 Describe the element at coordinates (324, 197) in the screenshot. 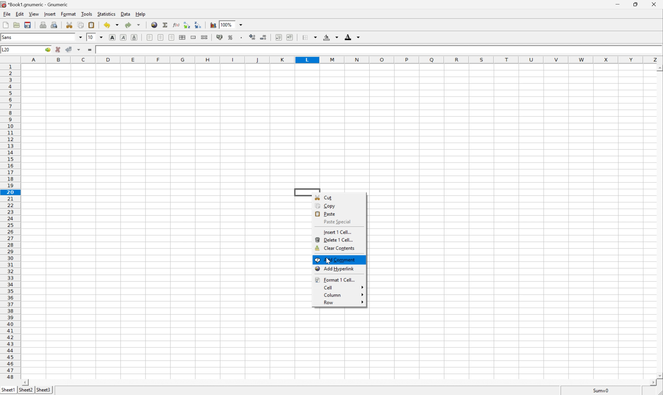

I see `Cut` at that location.